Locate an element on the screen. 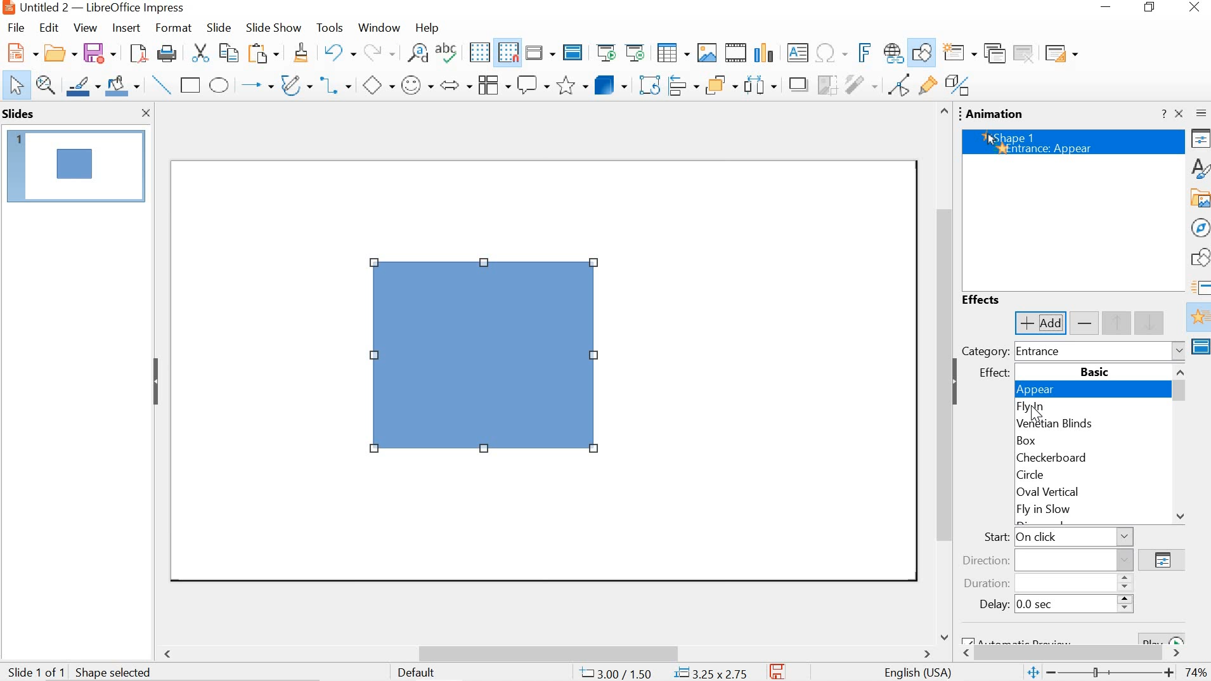 The image size is (1211, 681). display views is located at coordinates (540, 54).